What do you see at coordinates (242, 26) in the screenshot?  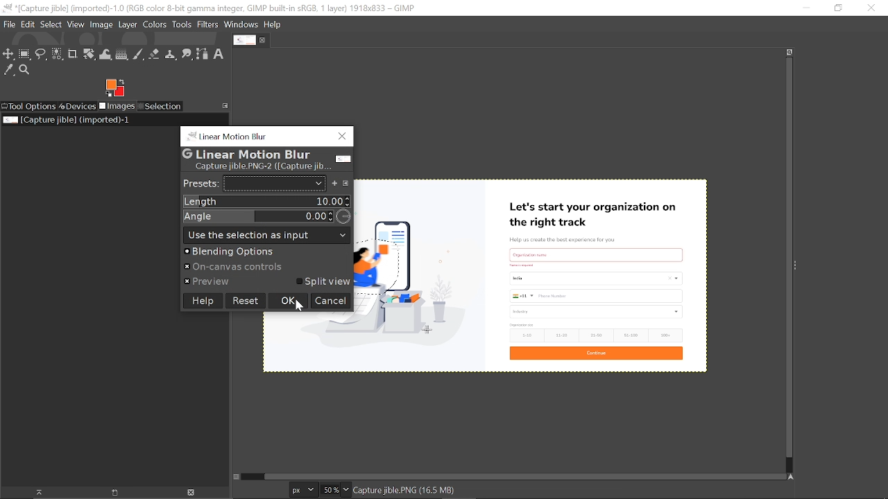 I see `Windows` at bounding box center [242, 26].